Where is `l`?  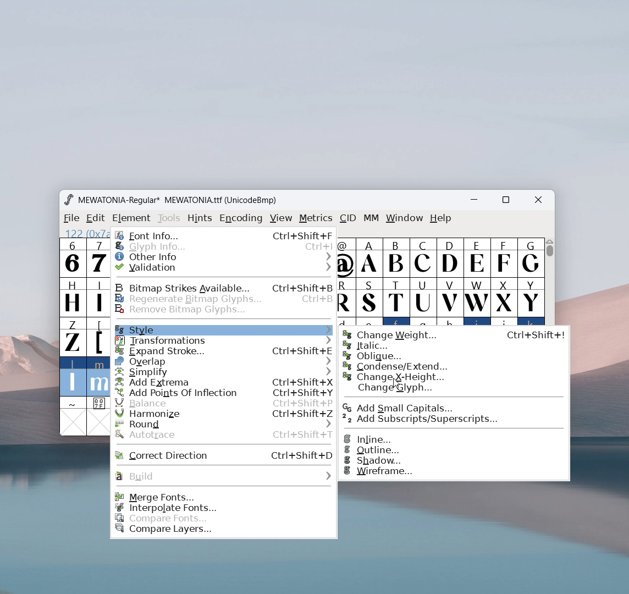 l is located at coordinates (73, 376).